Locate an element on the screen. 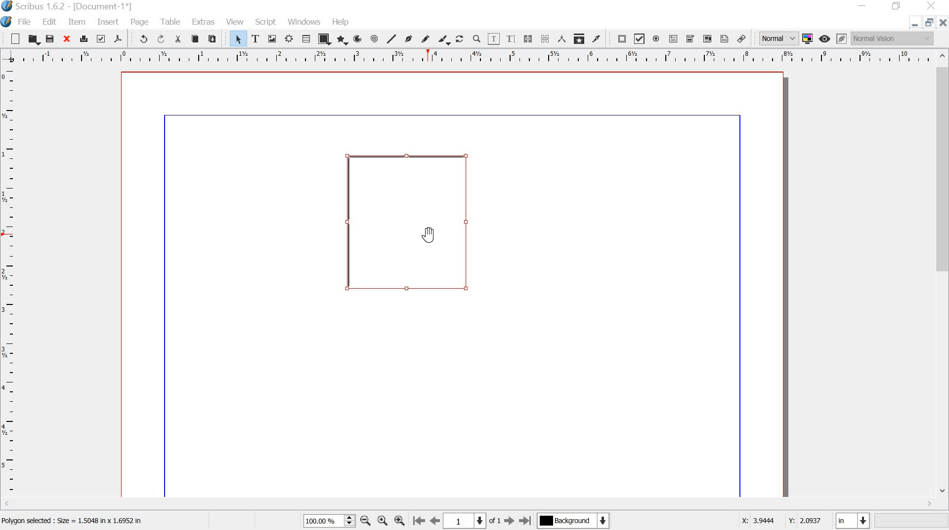  minimize is located at coordinates (914, 24).